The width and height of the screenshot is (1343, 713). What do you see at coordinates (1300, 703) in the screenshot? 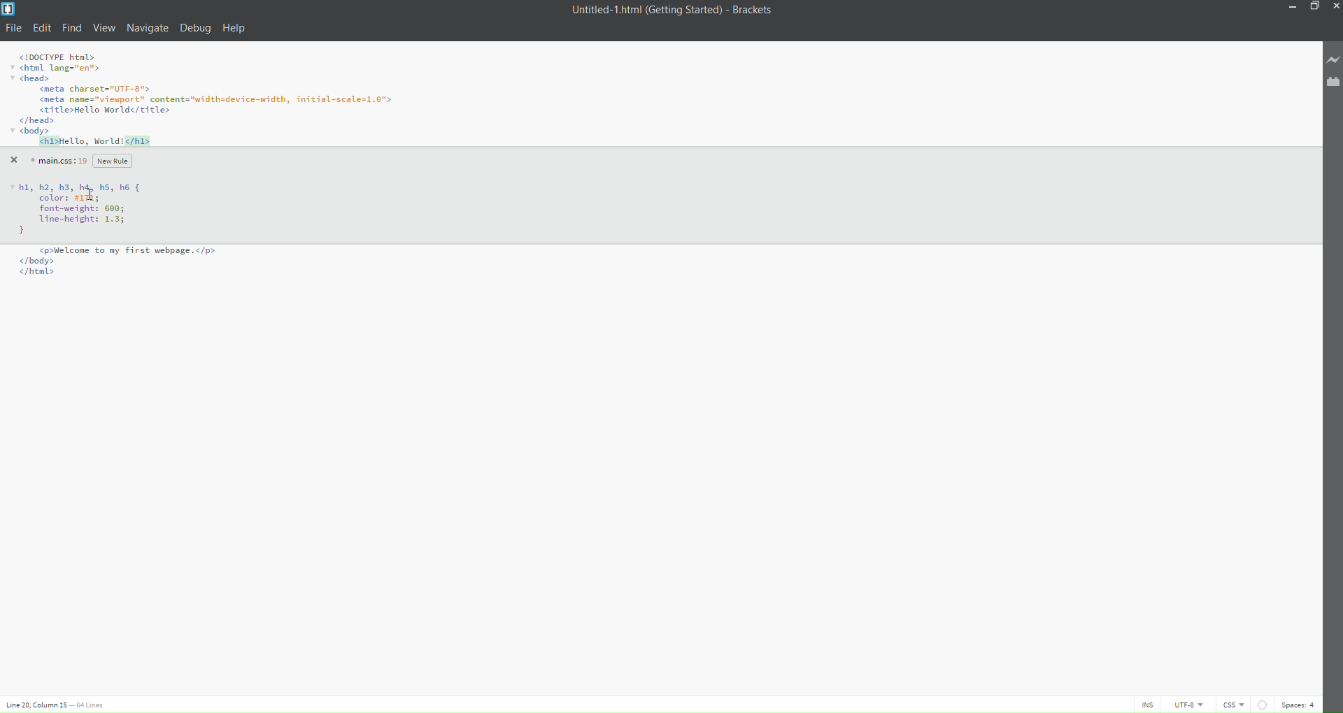
I see `spaces` at bounding box center [1300, 703].